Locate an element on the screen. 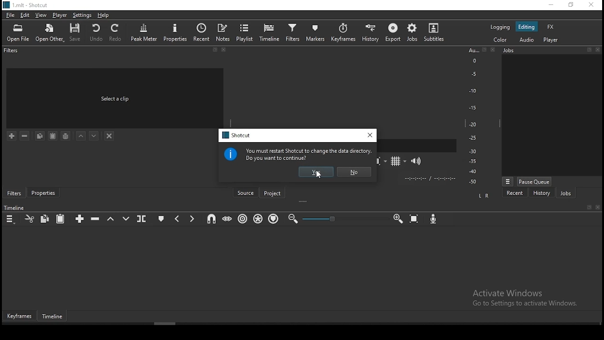  save a filter set is located at coordinates (66, 136).